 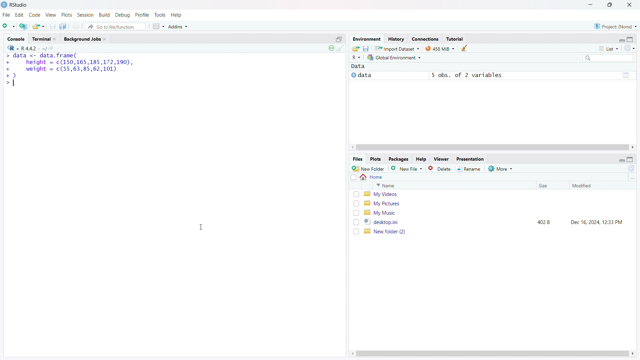 I want to click on my pictures, so click(x=497, y=203).